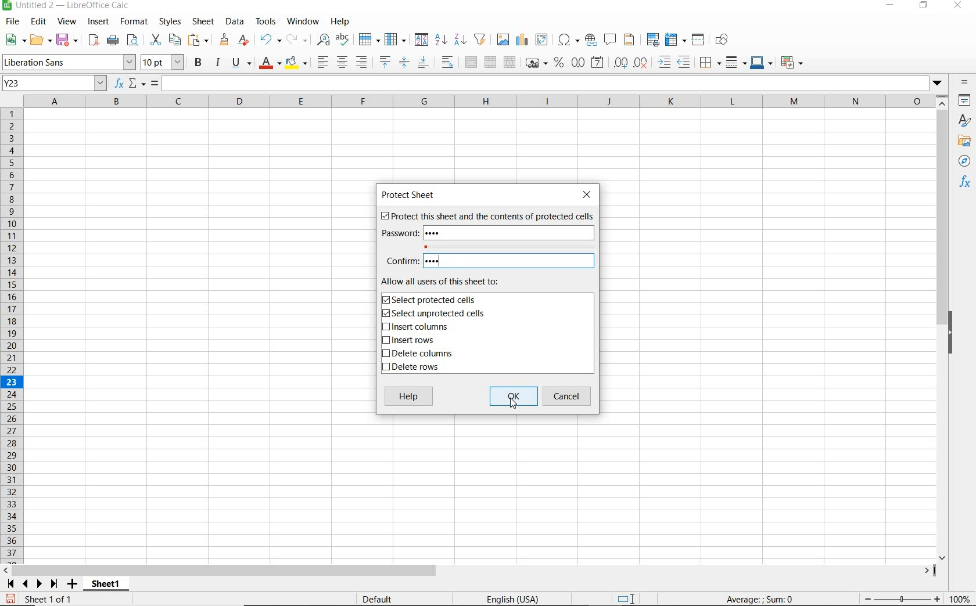 This screenshot has width=976, height=606. I want to click on NEW, so click(13, 40).